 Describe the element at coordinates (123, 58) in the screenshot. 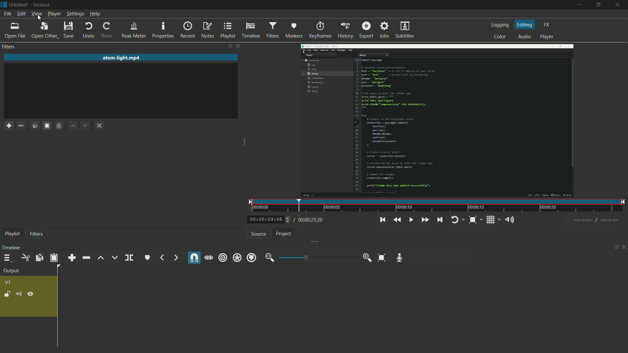

I see `file name` at that location.